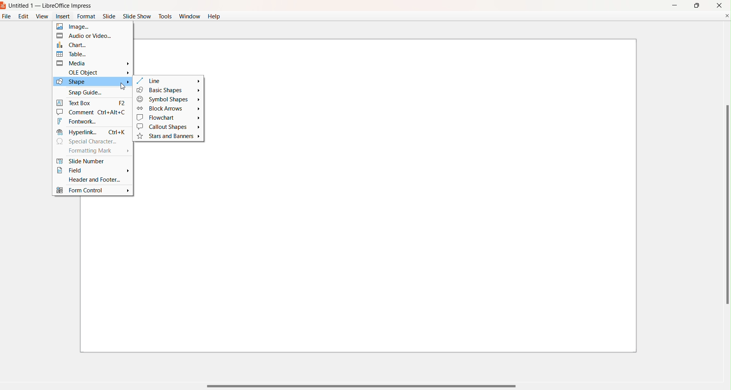 This screenshot has width=731, height=390. What do you see at coordinates (170, 136) in the screenshot?
I see `Stars and Banners` at bounding box center [170, 136].